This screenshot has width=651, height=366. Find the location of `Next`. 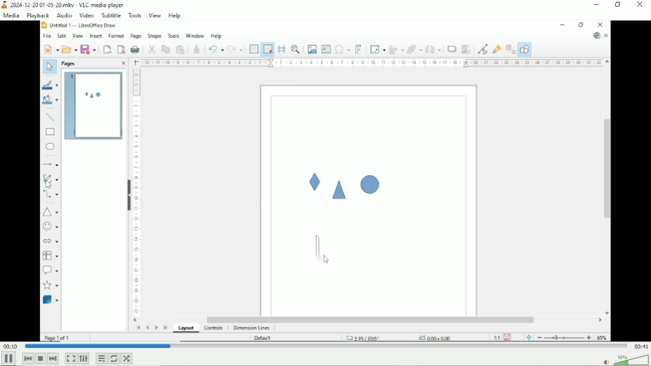

Next is located at coordinates (53, 358).